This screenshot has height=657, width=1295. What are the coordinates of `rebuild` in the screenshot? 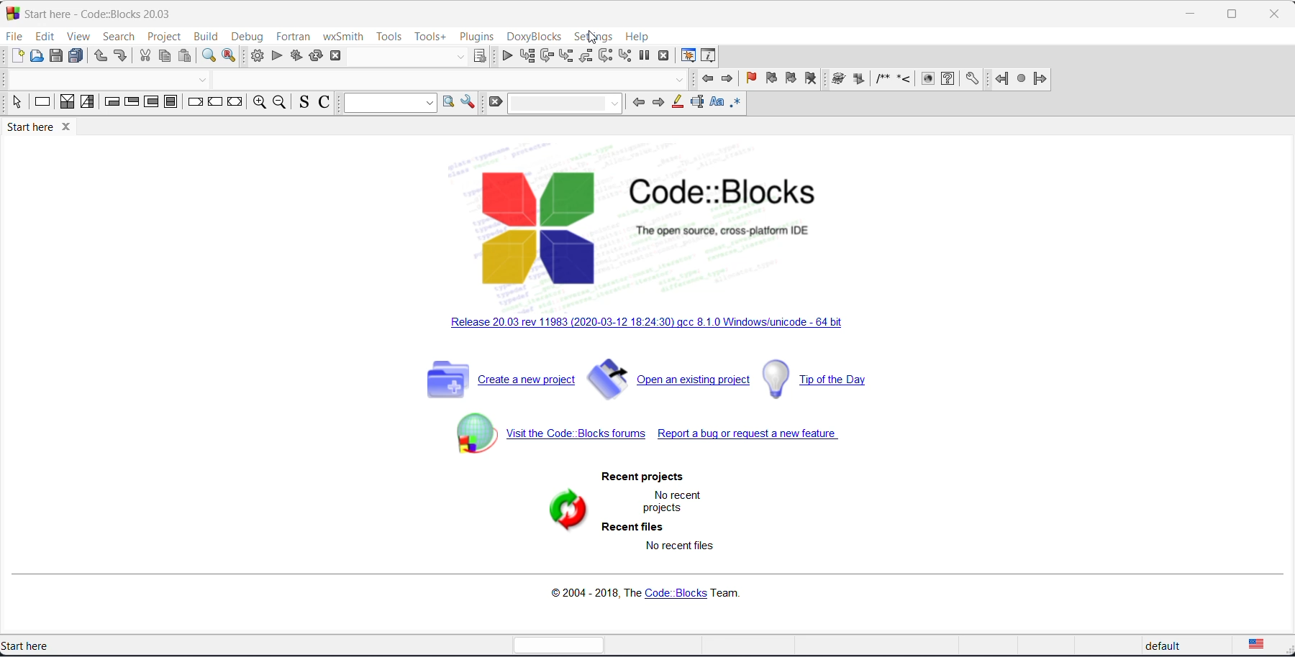 It's located at (315, 55).